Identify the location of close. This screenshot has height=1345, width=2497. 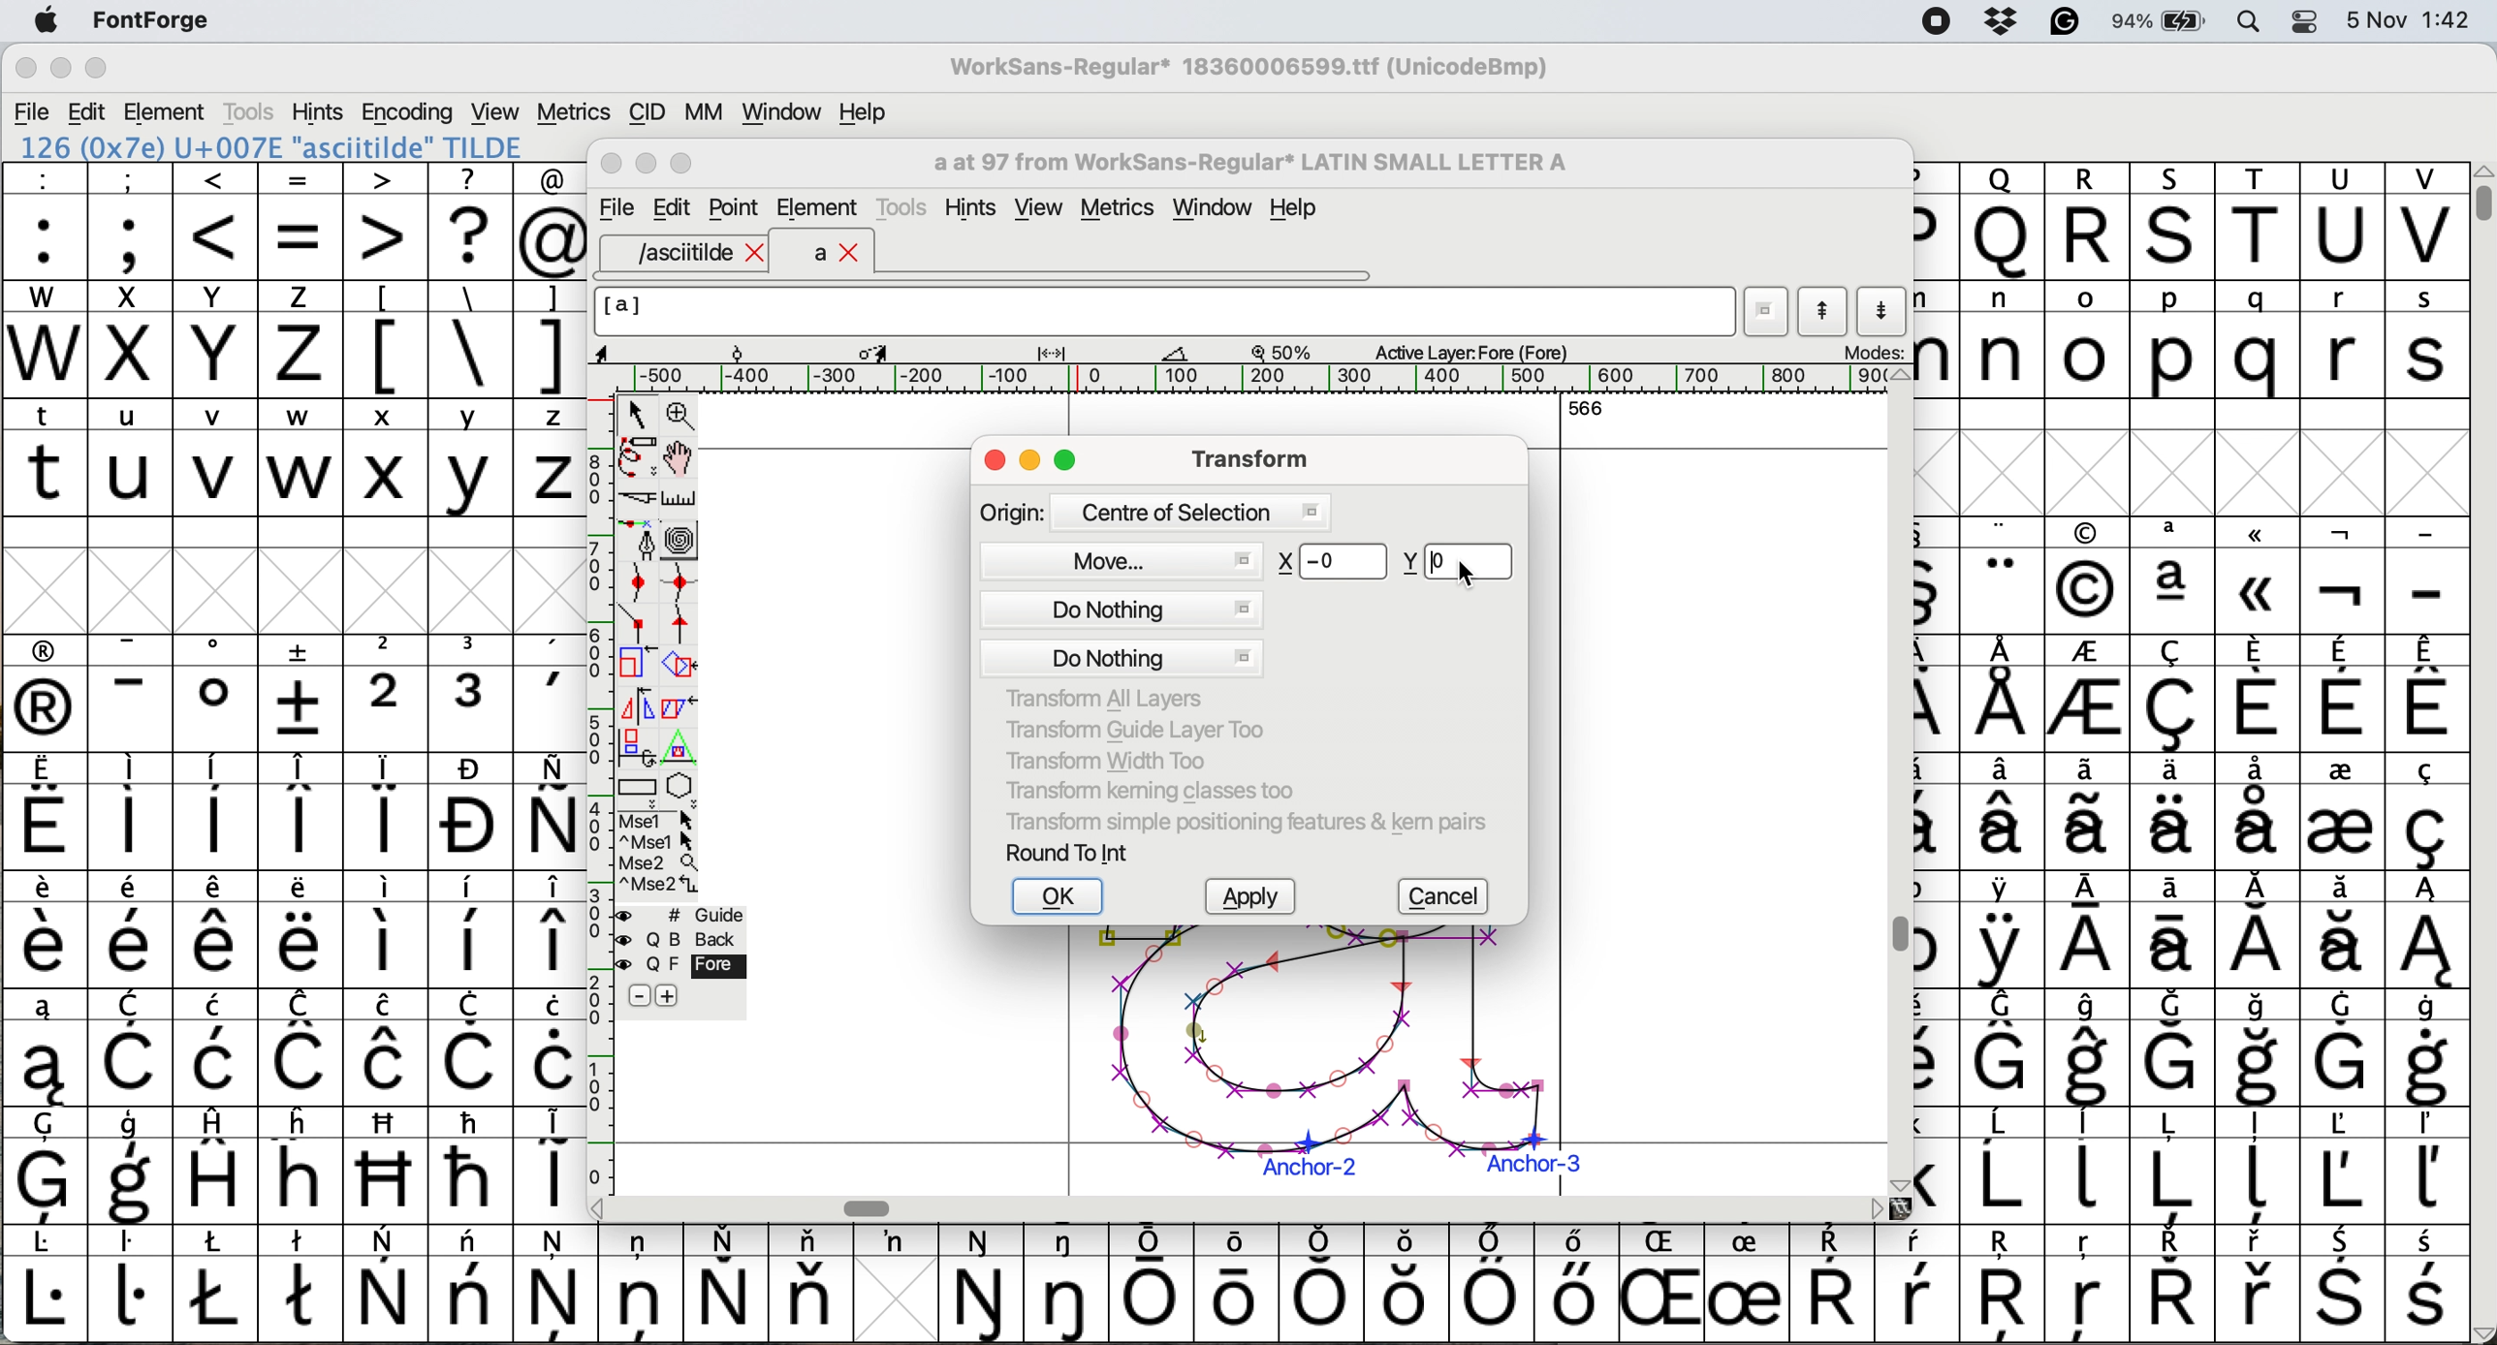
(25, 71).